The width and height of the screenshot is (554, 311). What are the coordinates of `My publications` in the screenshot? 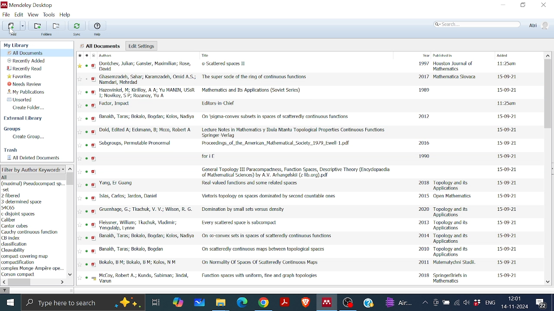 It's located at (29, 92).